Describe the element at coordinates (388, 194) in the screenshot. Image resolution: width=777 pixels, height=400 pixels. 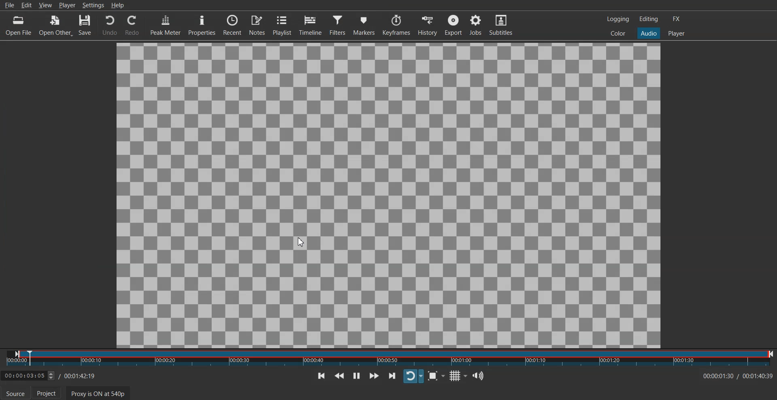
I see `File Preview` at that location.